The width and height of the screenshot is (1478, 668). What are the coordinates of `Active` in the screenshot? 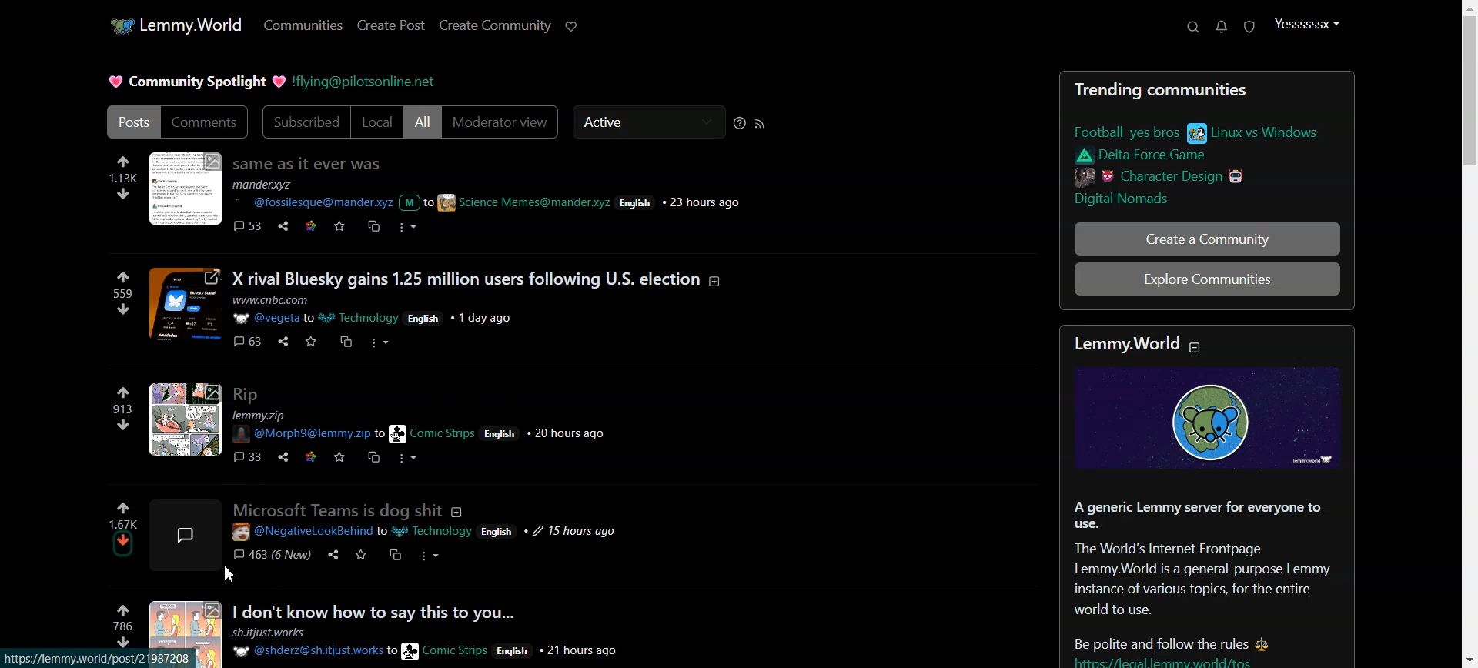 It's located at (648, 121).